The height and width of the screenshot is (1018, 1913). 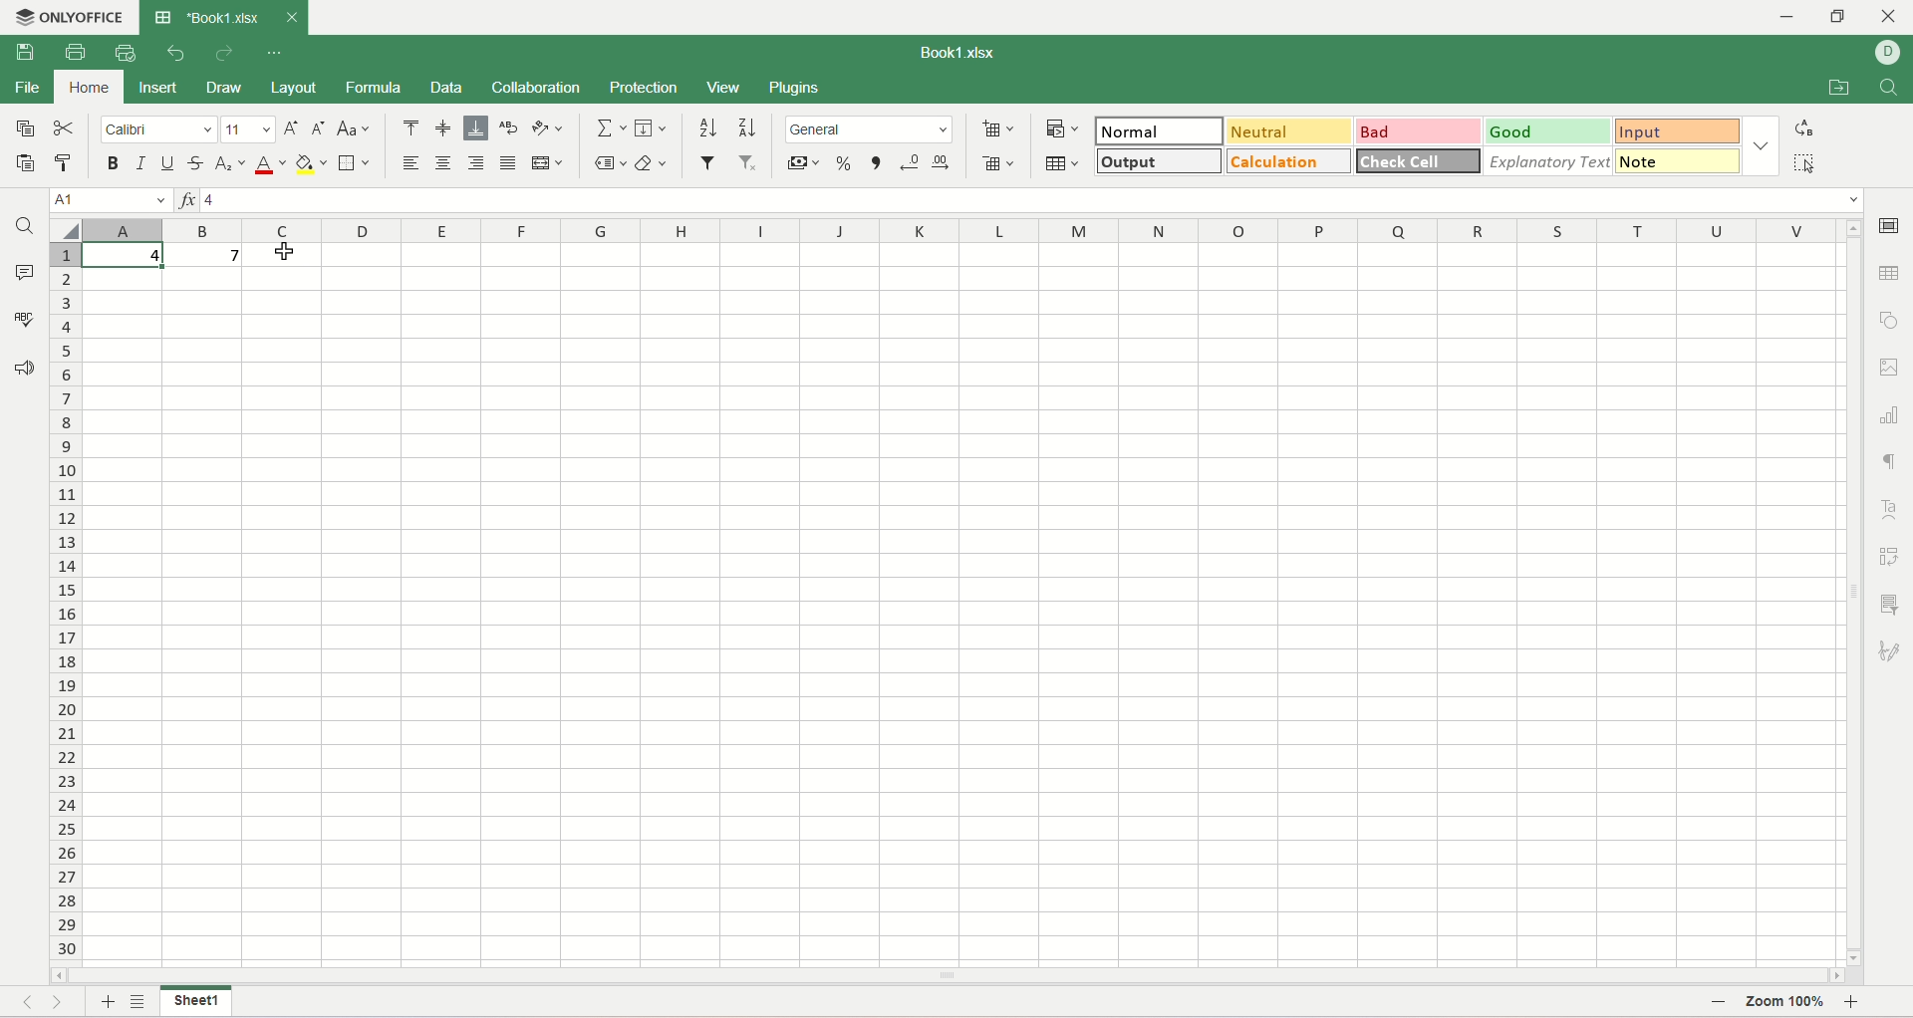 What do you see at coordinates (1888, 510) in the screenshot?
I see `text art settings` at bounding box center [1888, 510].